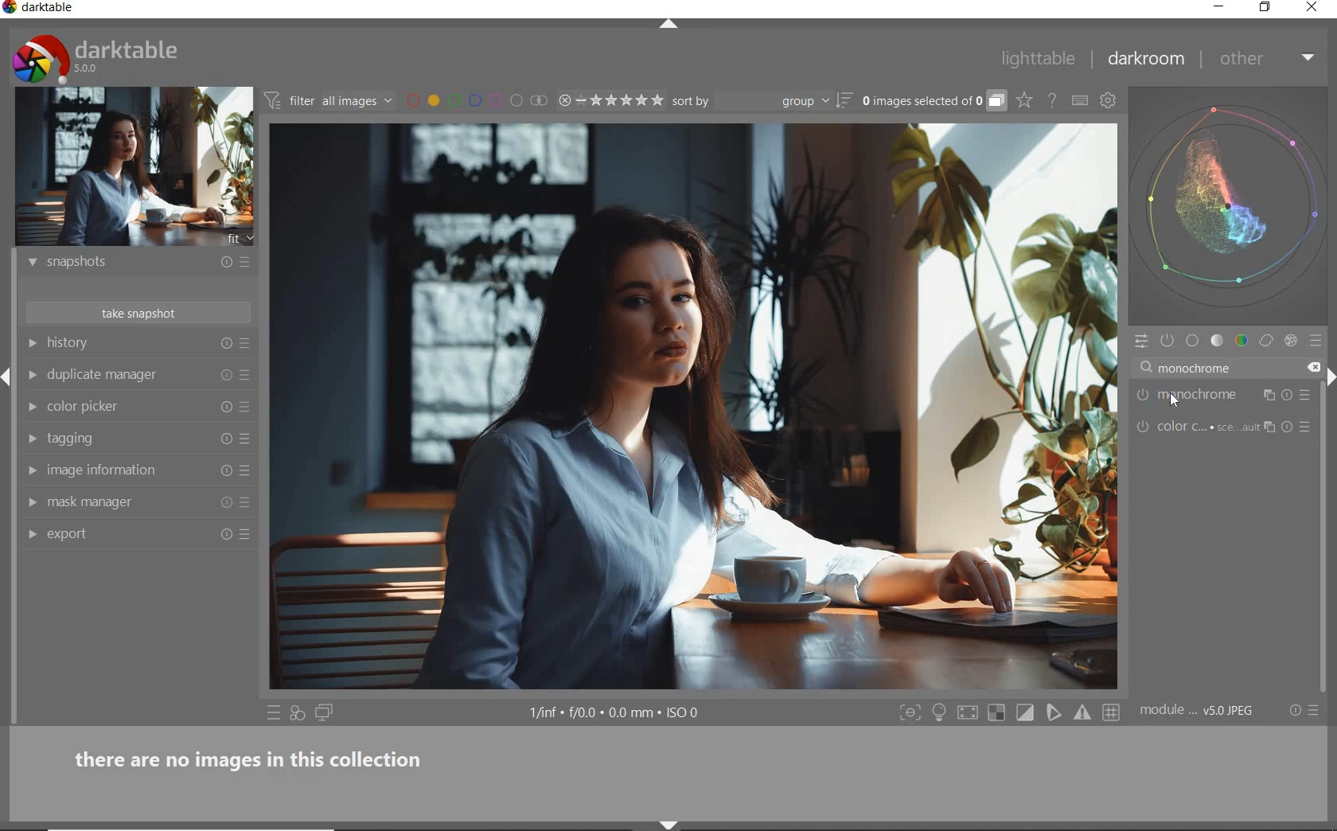 The height and width of the screenshot is (831, 1337). I want to click on preset and preferences, so click(248, 534).